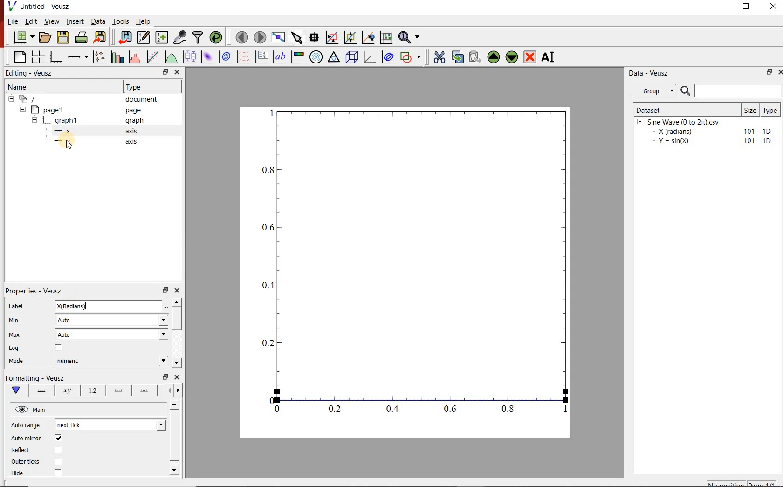 The width and height of the screenshot is (783, 487). What do you see at coordinates (16, 362) in the screenshot?
I see `Mode` at bounding box center [16, 362].